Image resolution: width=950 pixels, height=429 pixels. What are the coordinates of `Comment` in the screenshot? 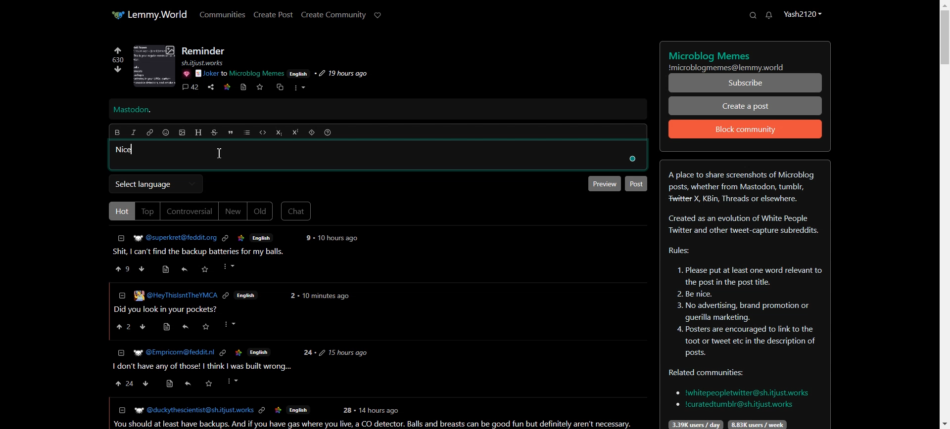 It's located at (190, 88).